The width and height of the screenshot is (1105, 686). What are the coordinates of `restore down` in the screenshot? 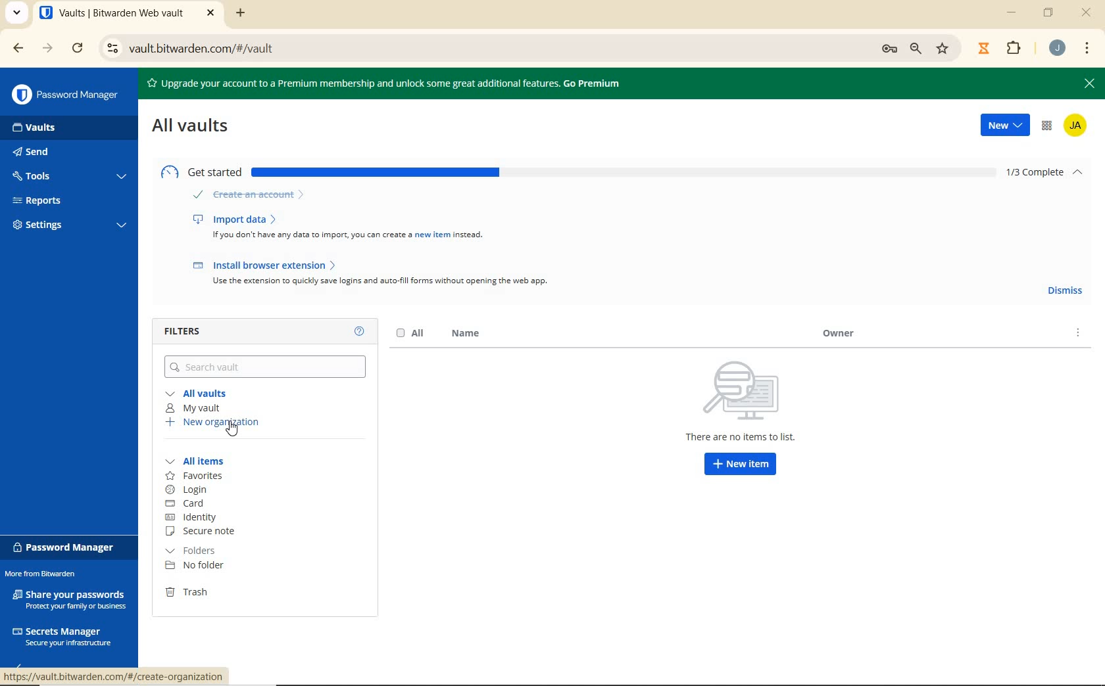 It's located at (1050, 12).